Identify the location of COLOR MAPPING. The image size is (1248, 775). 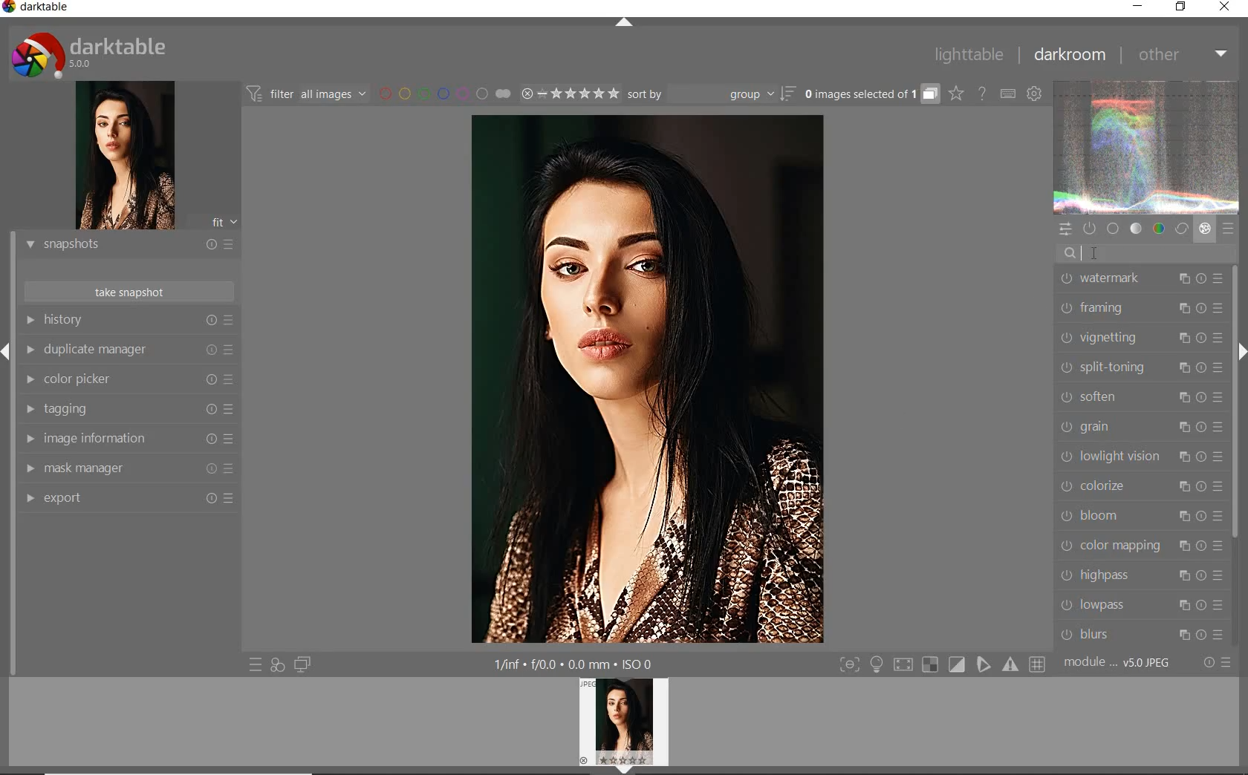
(1140, 546).